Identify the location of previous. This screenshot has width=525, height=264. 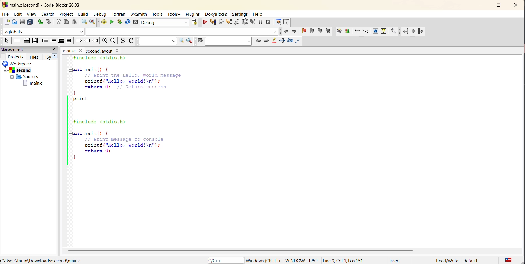
(3, 56).